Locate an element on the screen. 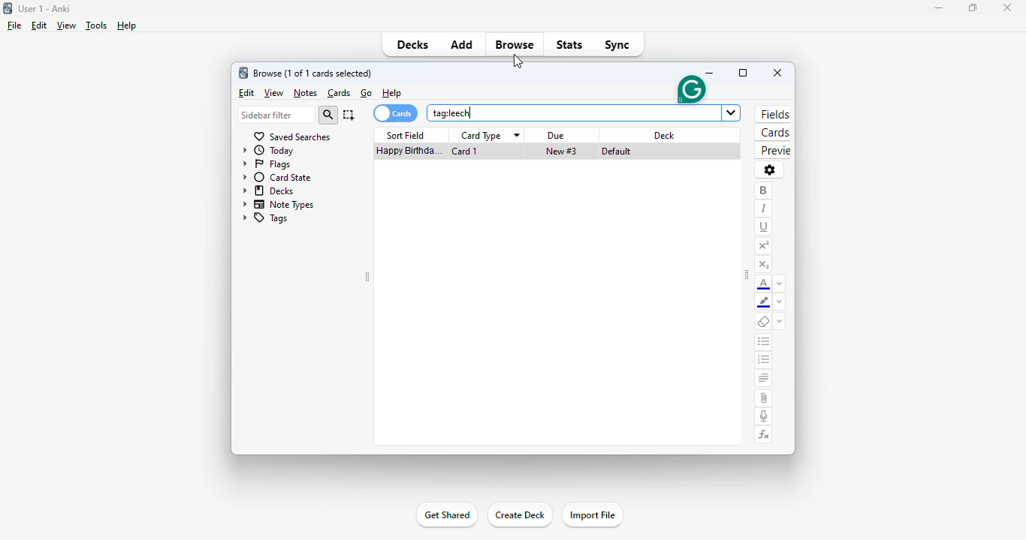 The image size is (1026, 540). view is located at coordinates (275, 93).